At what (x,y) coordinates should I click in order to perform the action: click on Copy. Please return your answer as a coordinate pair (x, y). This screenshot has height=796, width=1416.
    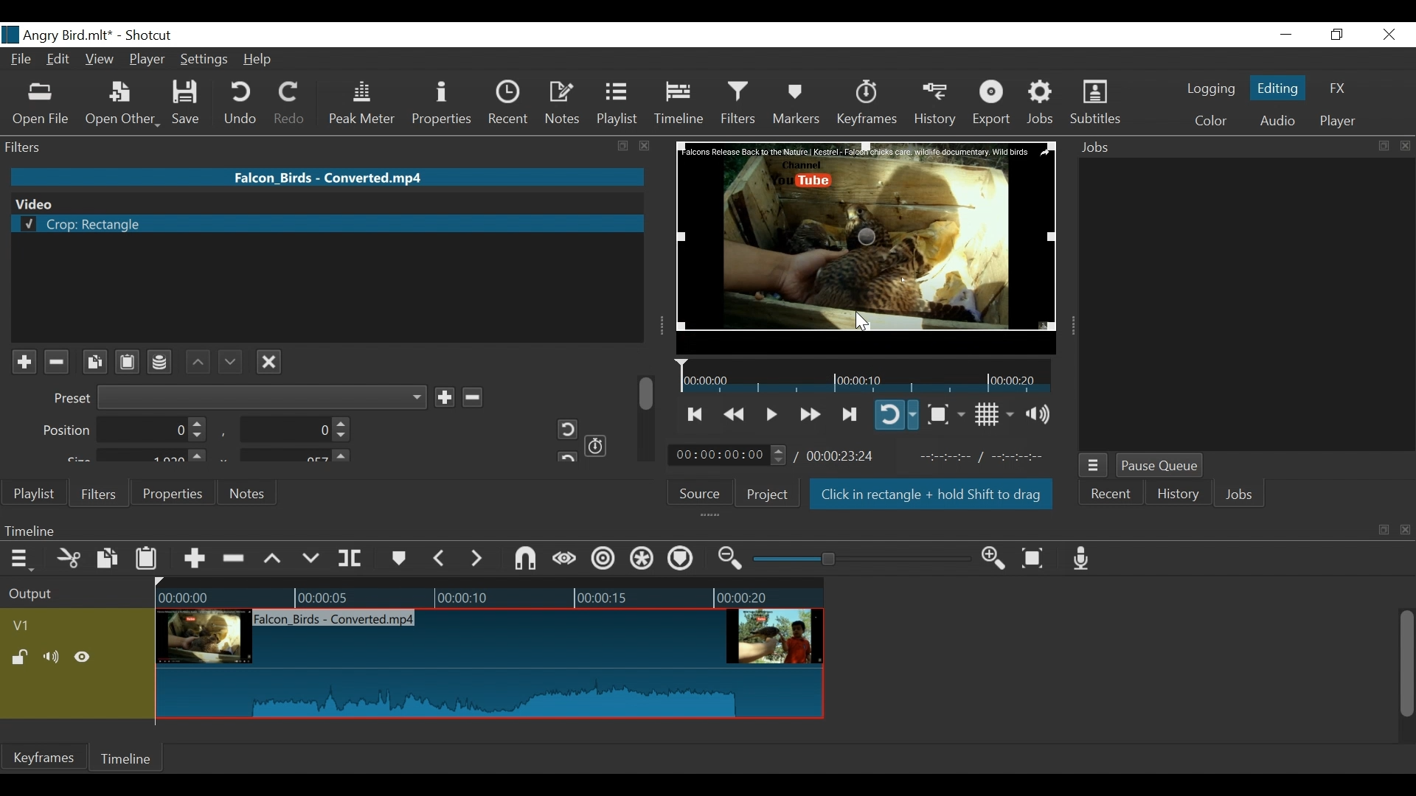
    Looking at the image, I should click on (109, 561).